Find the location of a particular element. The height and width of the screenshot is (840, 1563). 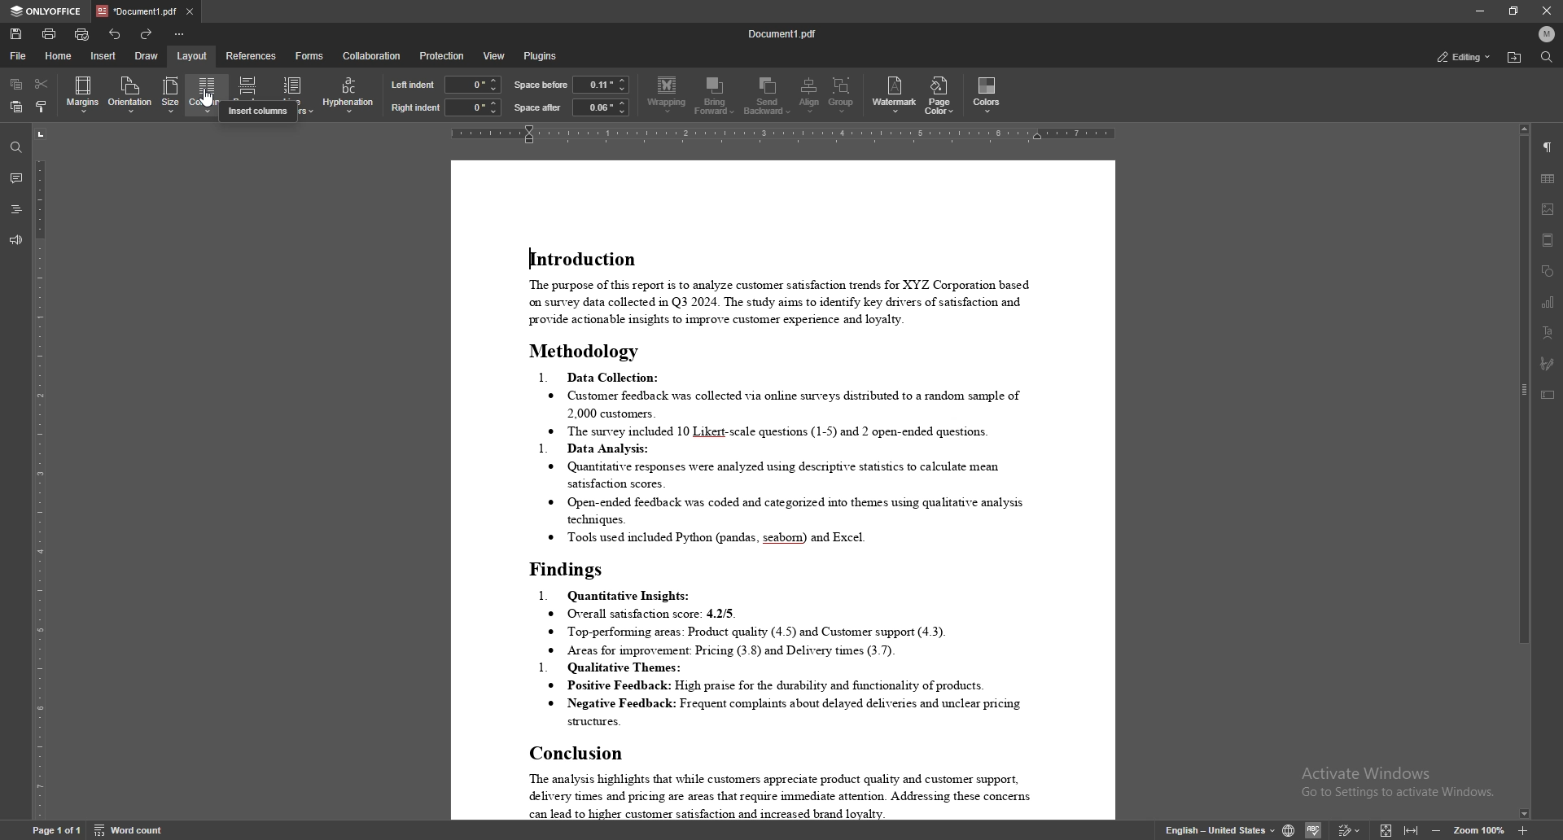

zoom is located at coordinates (1480, 829).